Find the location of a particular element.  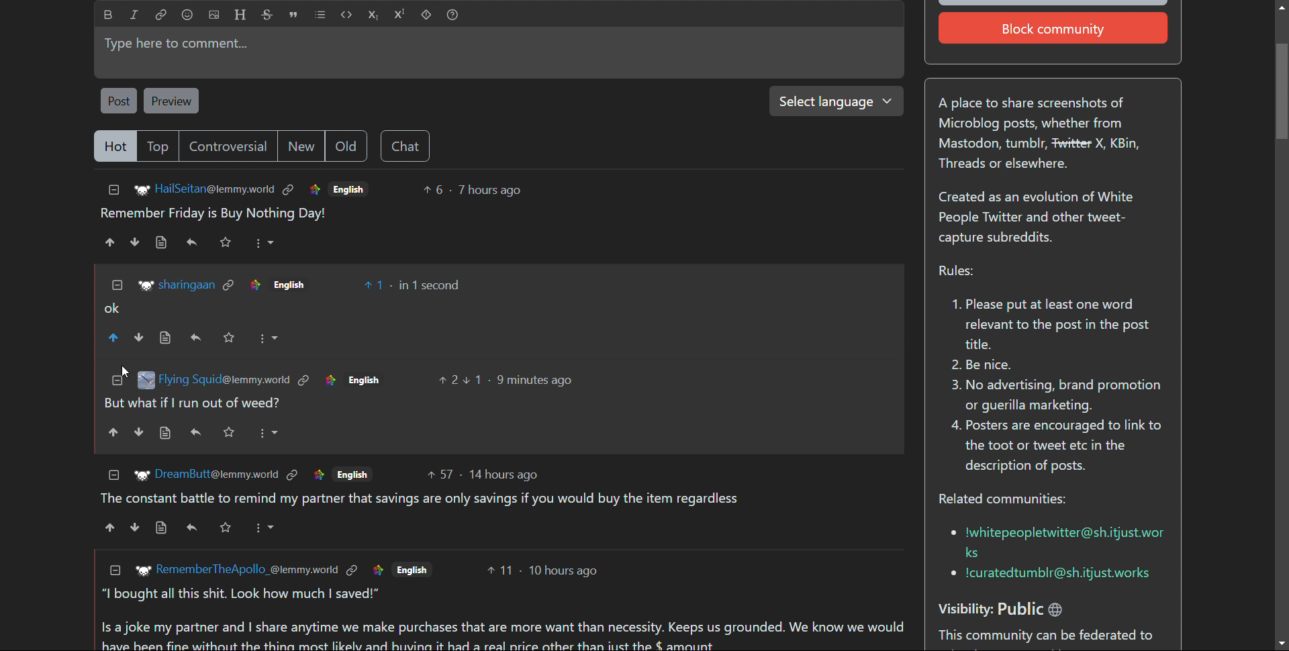

time of posting is located at coordinates (508, 472).